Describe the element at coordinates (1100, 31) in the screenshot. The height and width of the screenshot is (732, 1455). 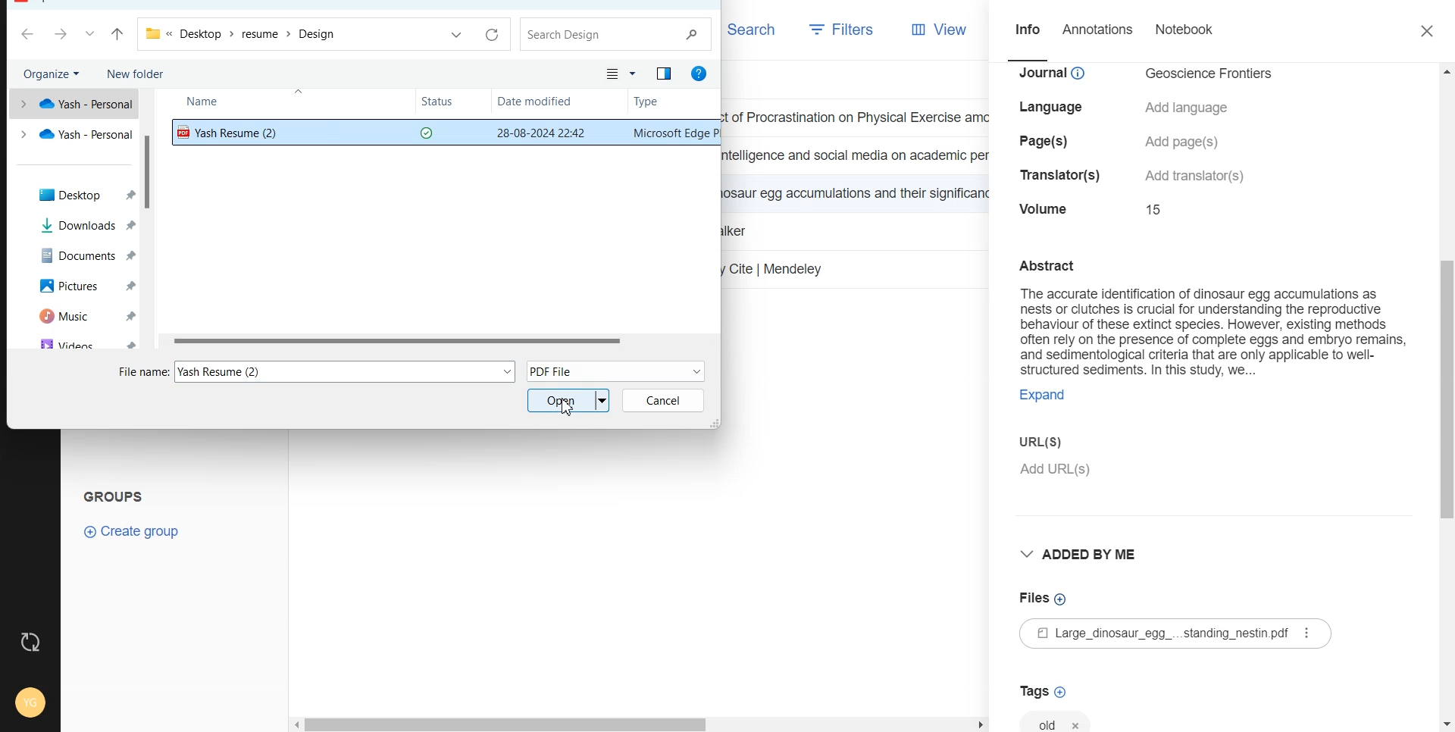
I see `Annotations` at that location.